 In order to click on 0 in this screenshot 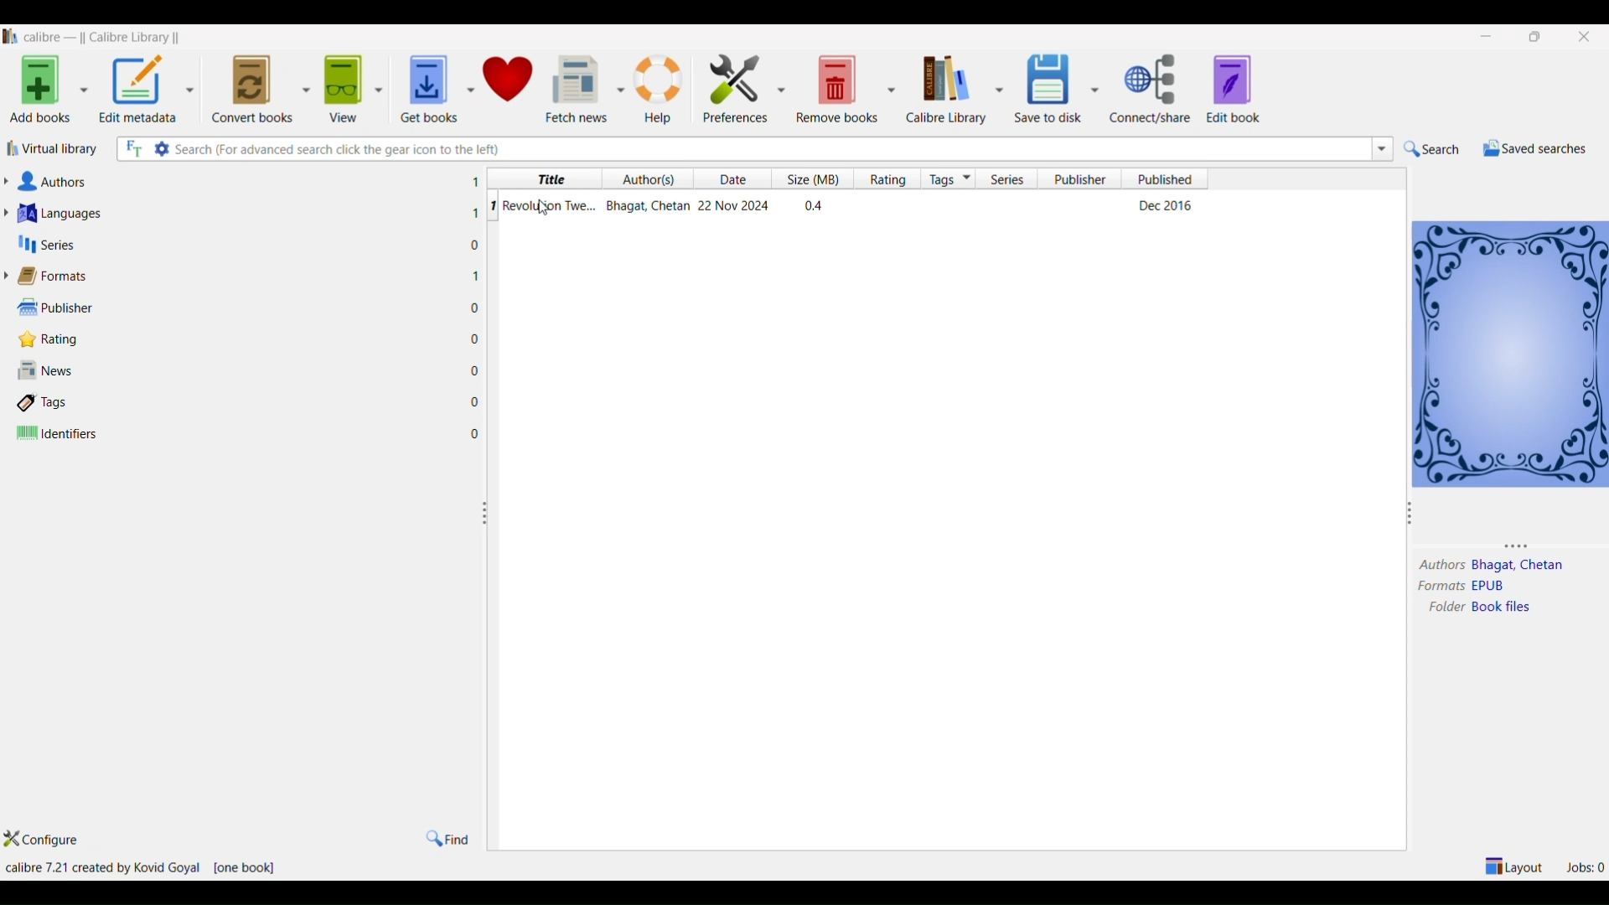, I will do `click(475, 339)`.